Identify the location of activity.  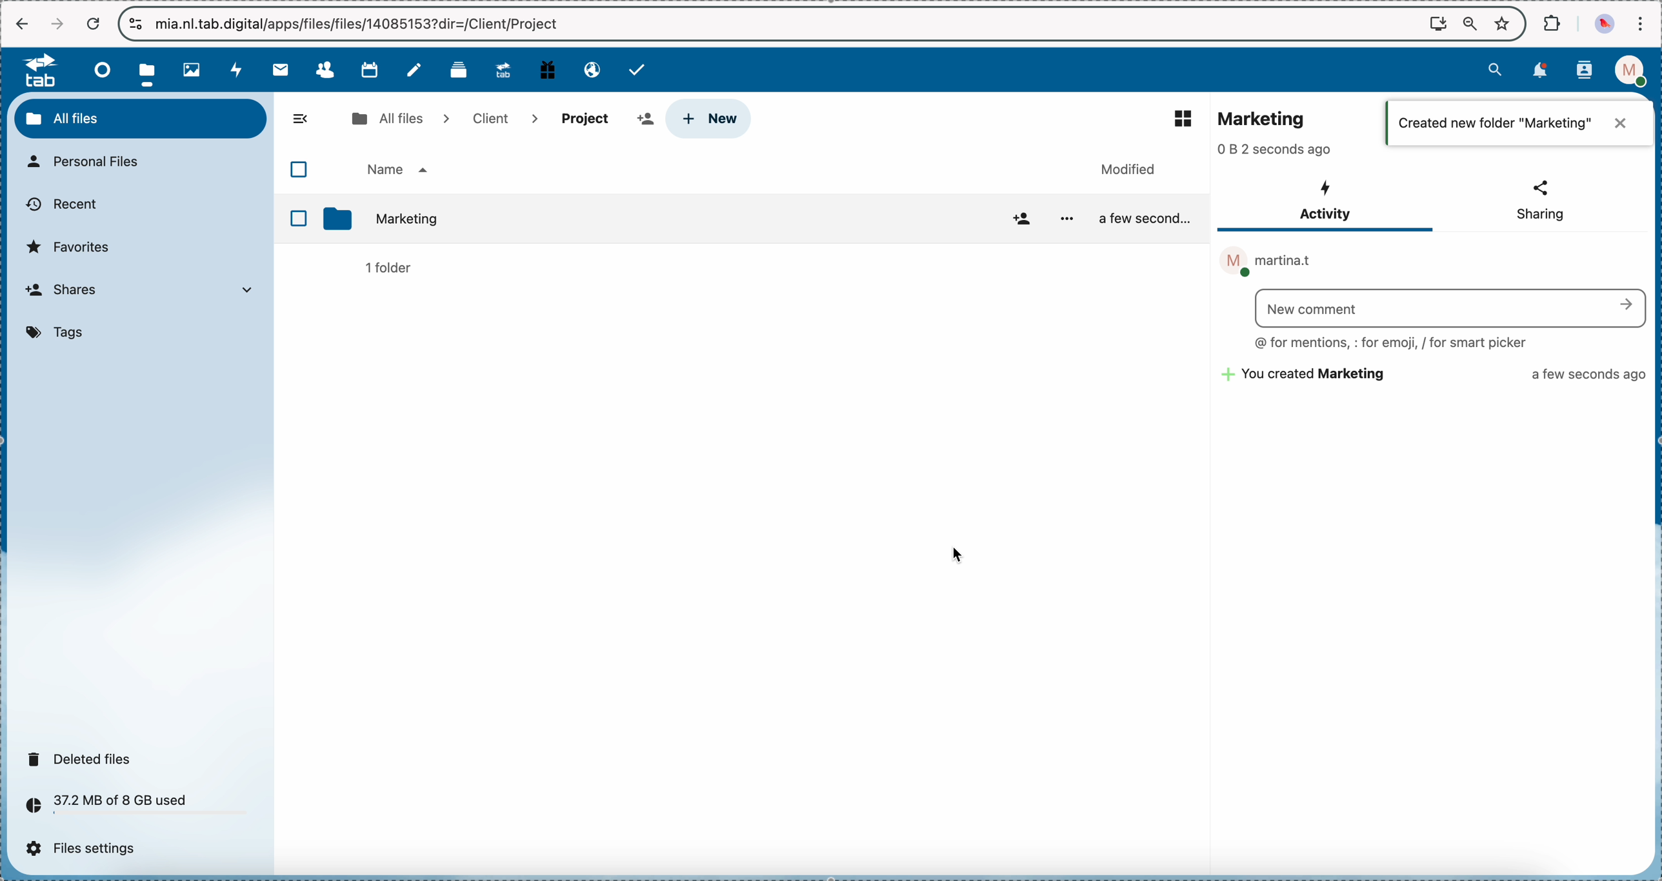
(238, 70).